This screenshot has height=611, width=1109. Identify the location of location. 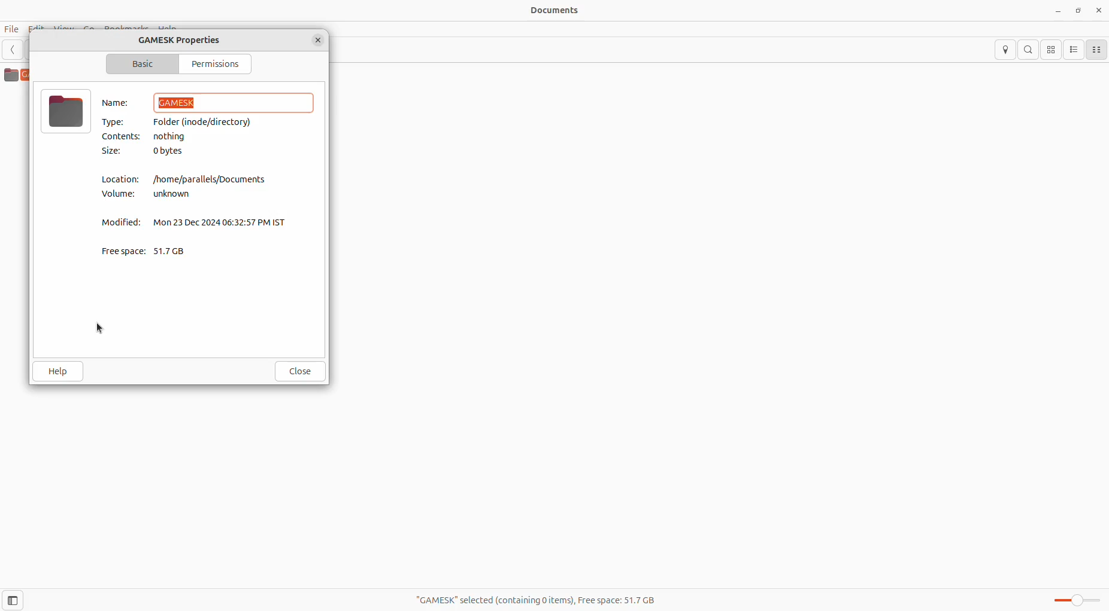
(1006, 51).